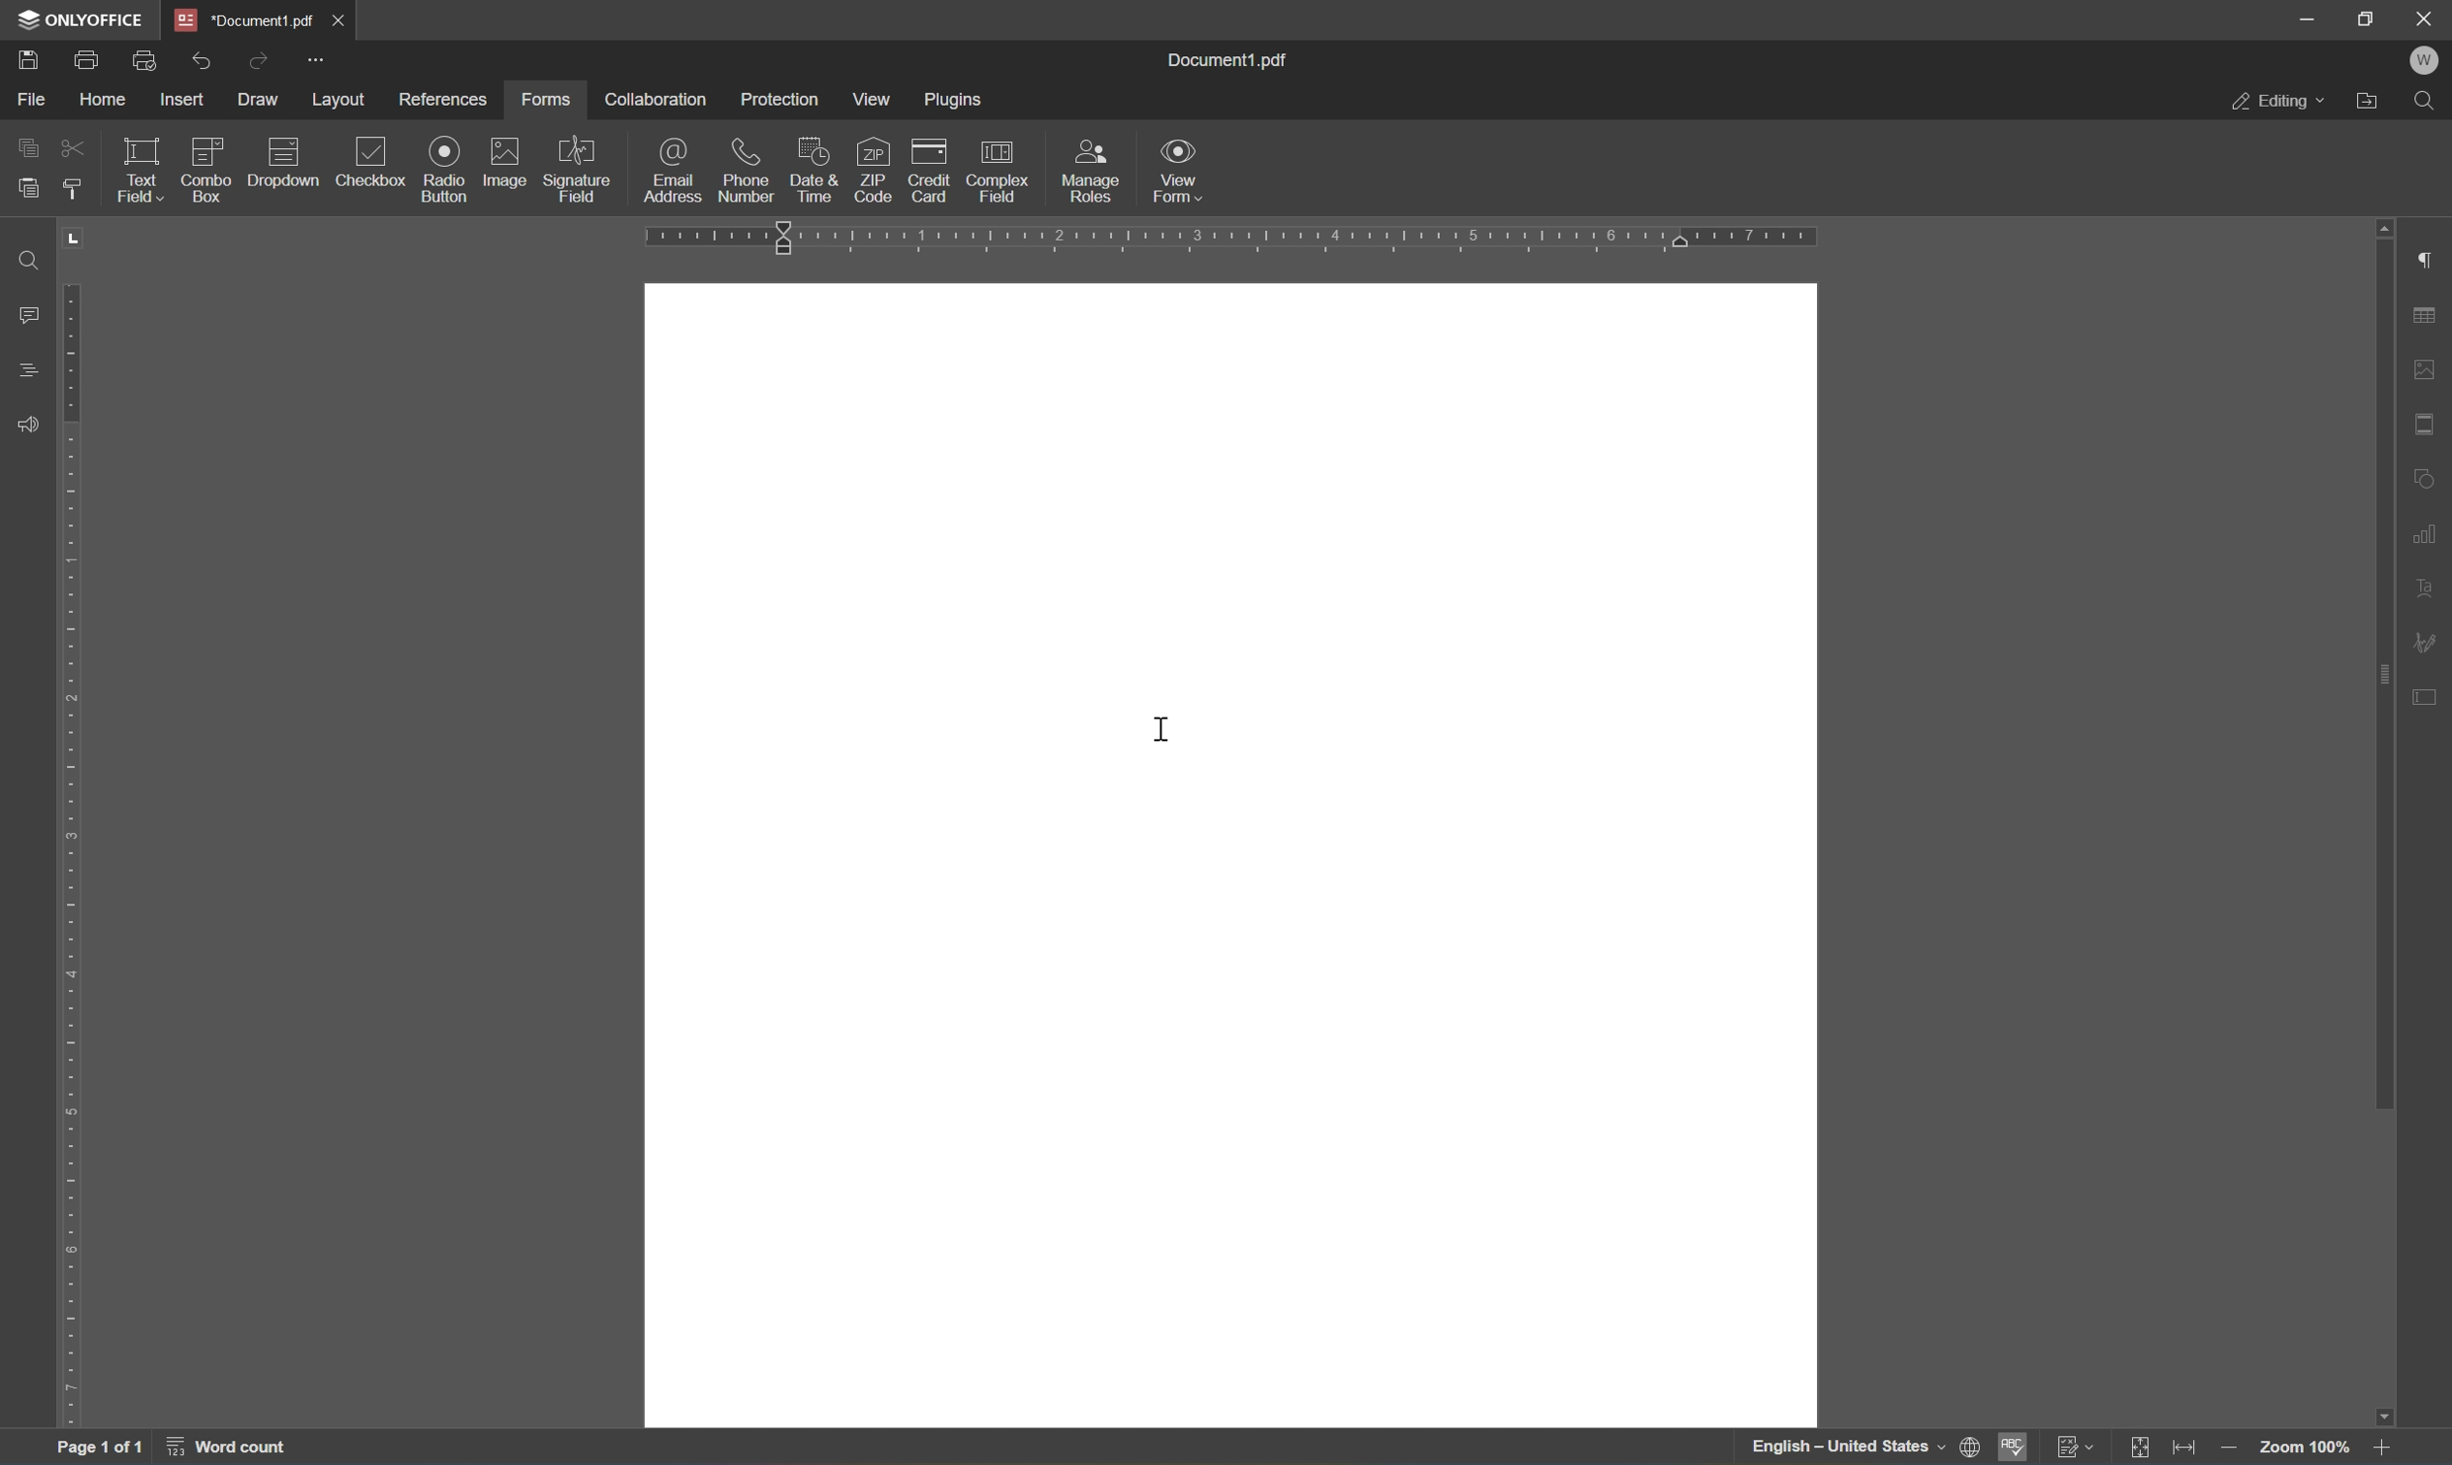 Image resolution: width=2452 pixels, height=1465 pixels. I want to click on track changes, so click(2074, 1444).